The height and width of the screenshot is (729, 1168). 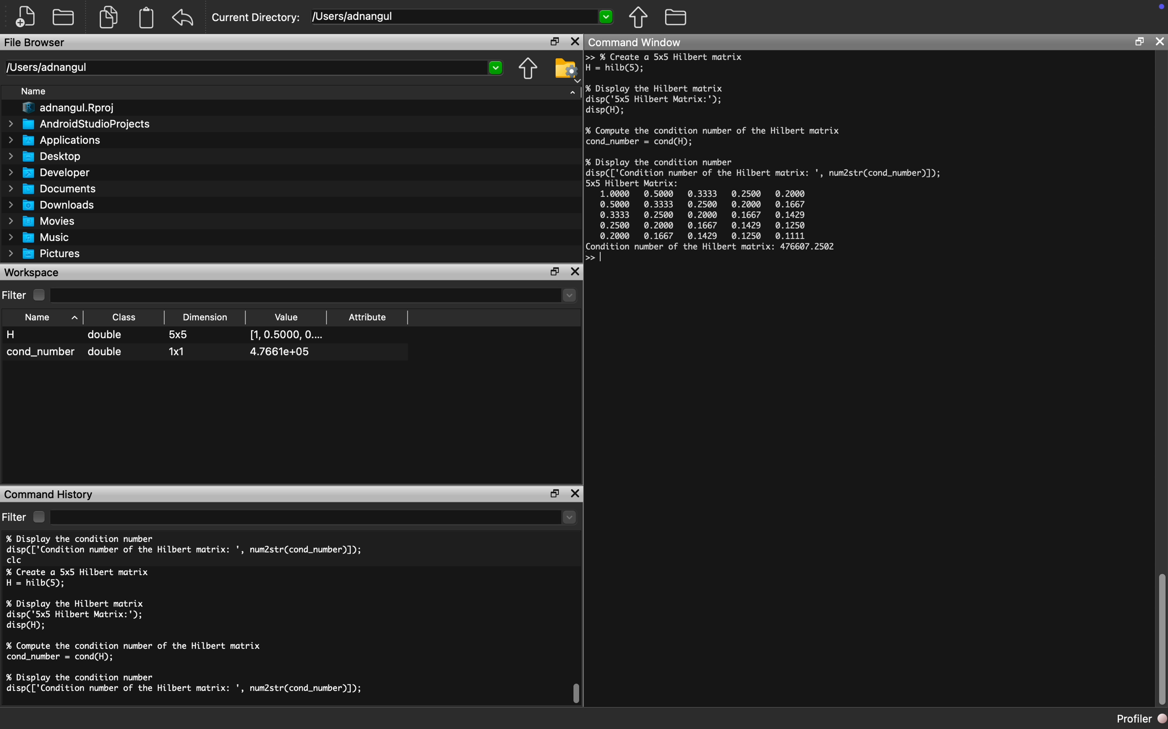 I want to click on adnangul.Rproj, so click(x=66, y=109).